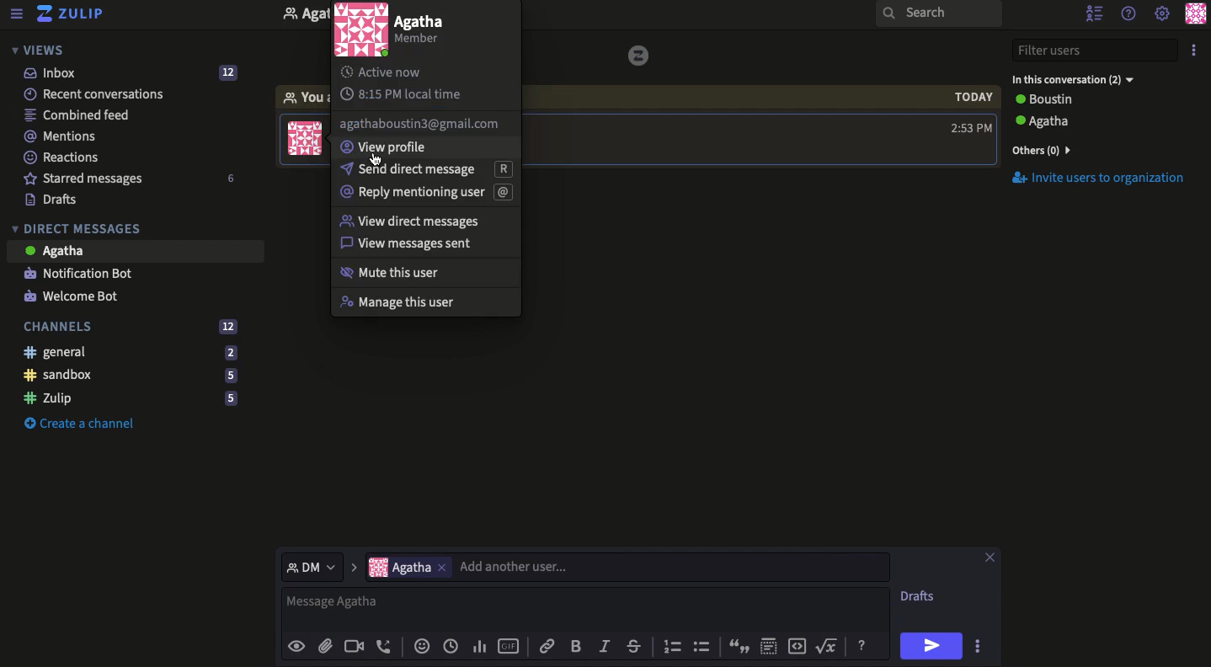  I want to click on User 2, so click(1072, 79).